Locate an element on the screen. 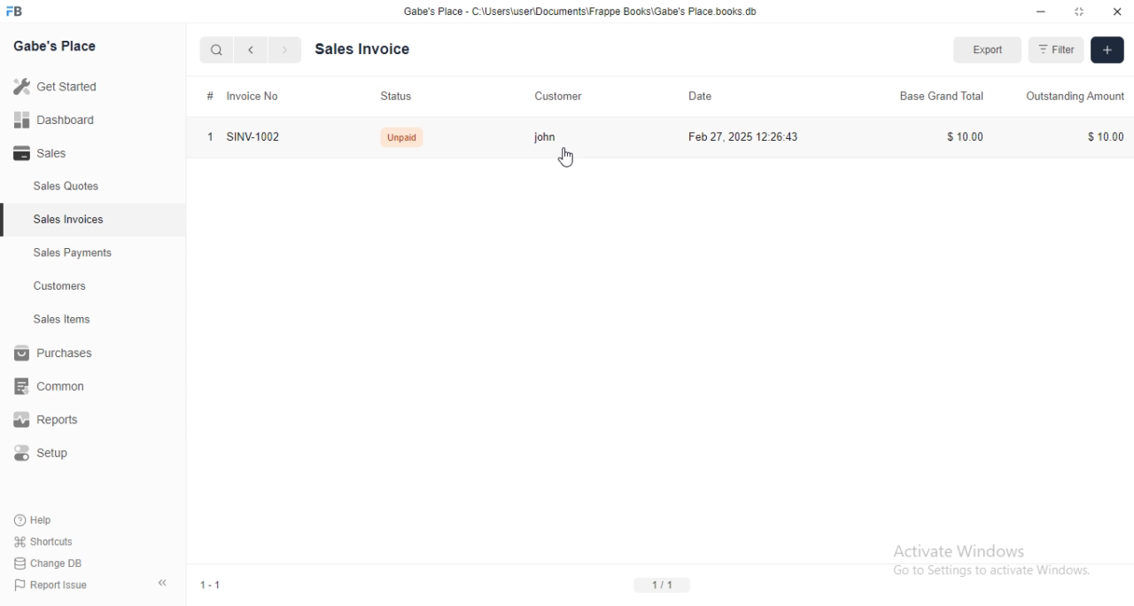 The width and height of the screenshot is (1134, 606). next is located at coordinates (285, 50).